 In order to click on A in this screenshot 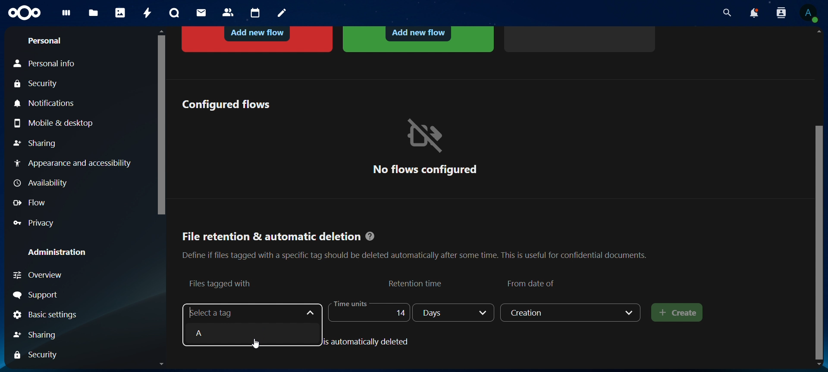, I will do `click(249, 333)`.